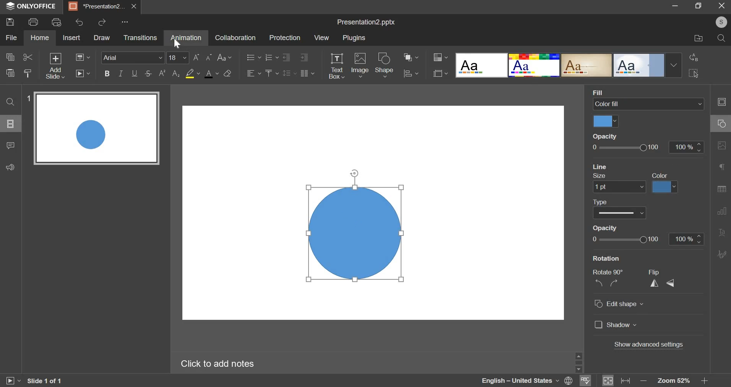  Describe the element at coordinates (663, 279) in the screenshot. I see `flip` at that location.